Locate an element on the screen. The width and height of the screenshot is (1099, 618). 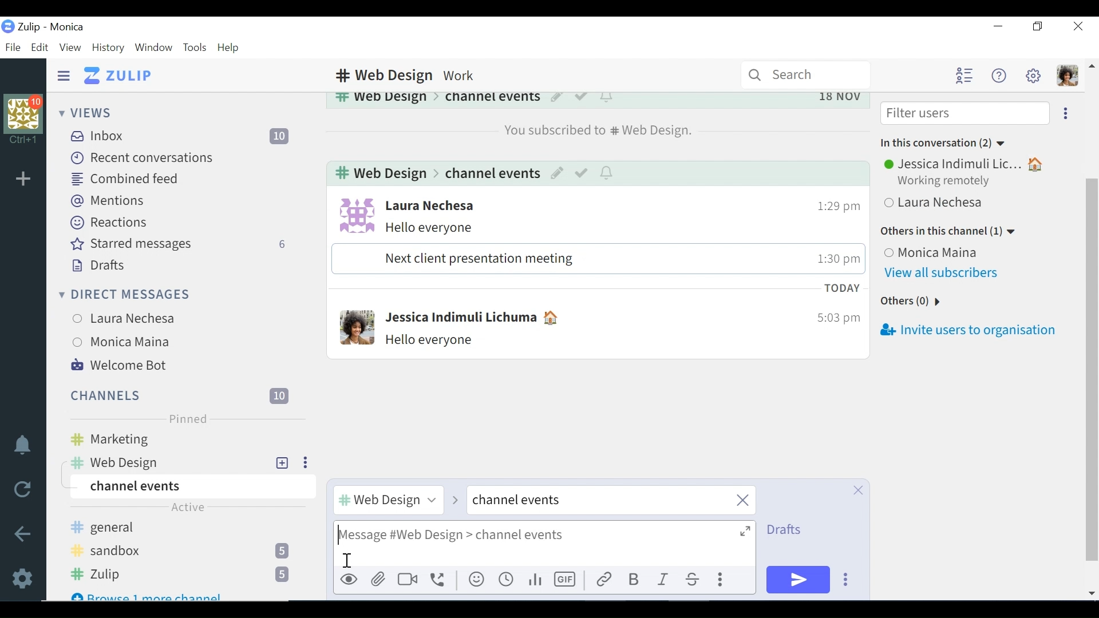
Close is located at coordinates (857, 490).